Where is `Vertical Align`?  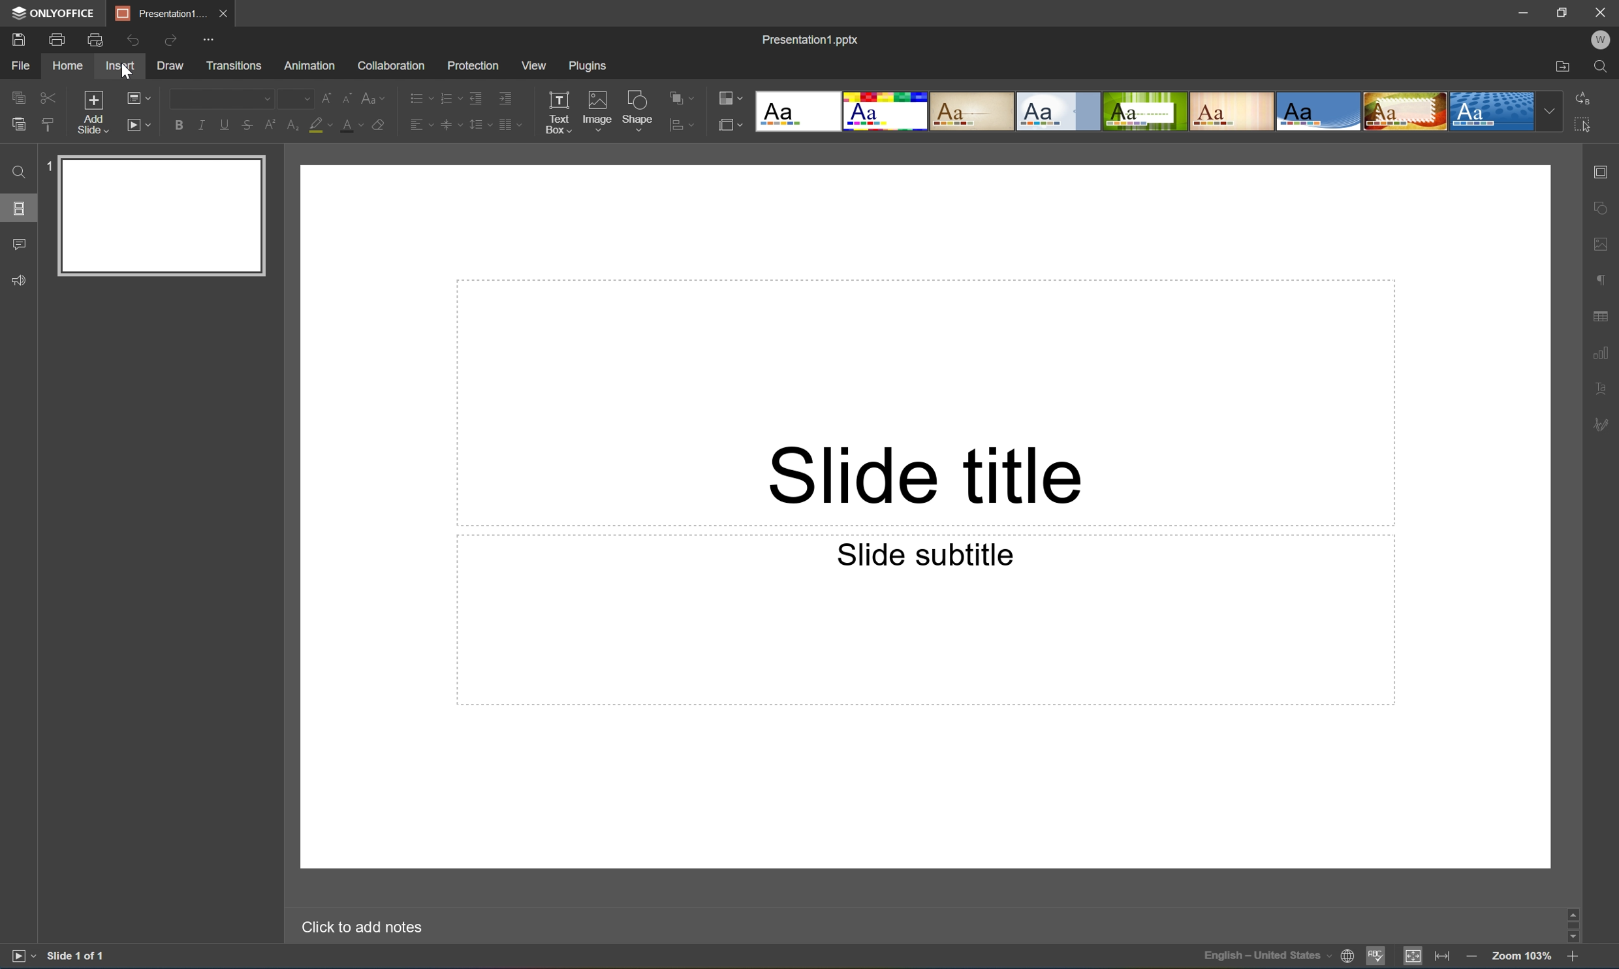 Vertical Align is located at coordinates (450, 125).